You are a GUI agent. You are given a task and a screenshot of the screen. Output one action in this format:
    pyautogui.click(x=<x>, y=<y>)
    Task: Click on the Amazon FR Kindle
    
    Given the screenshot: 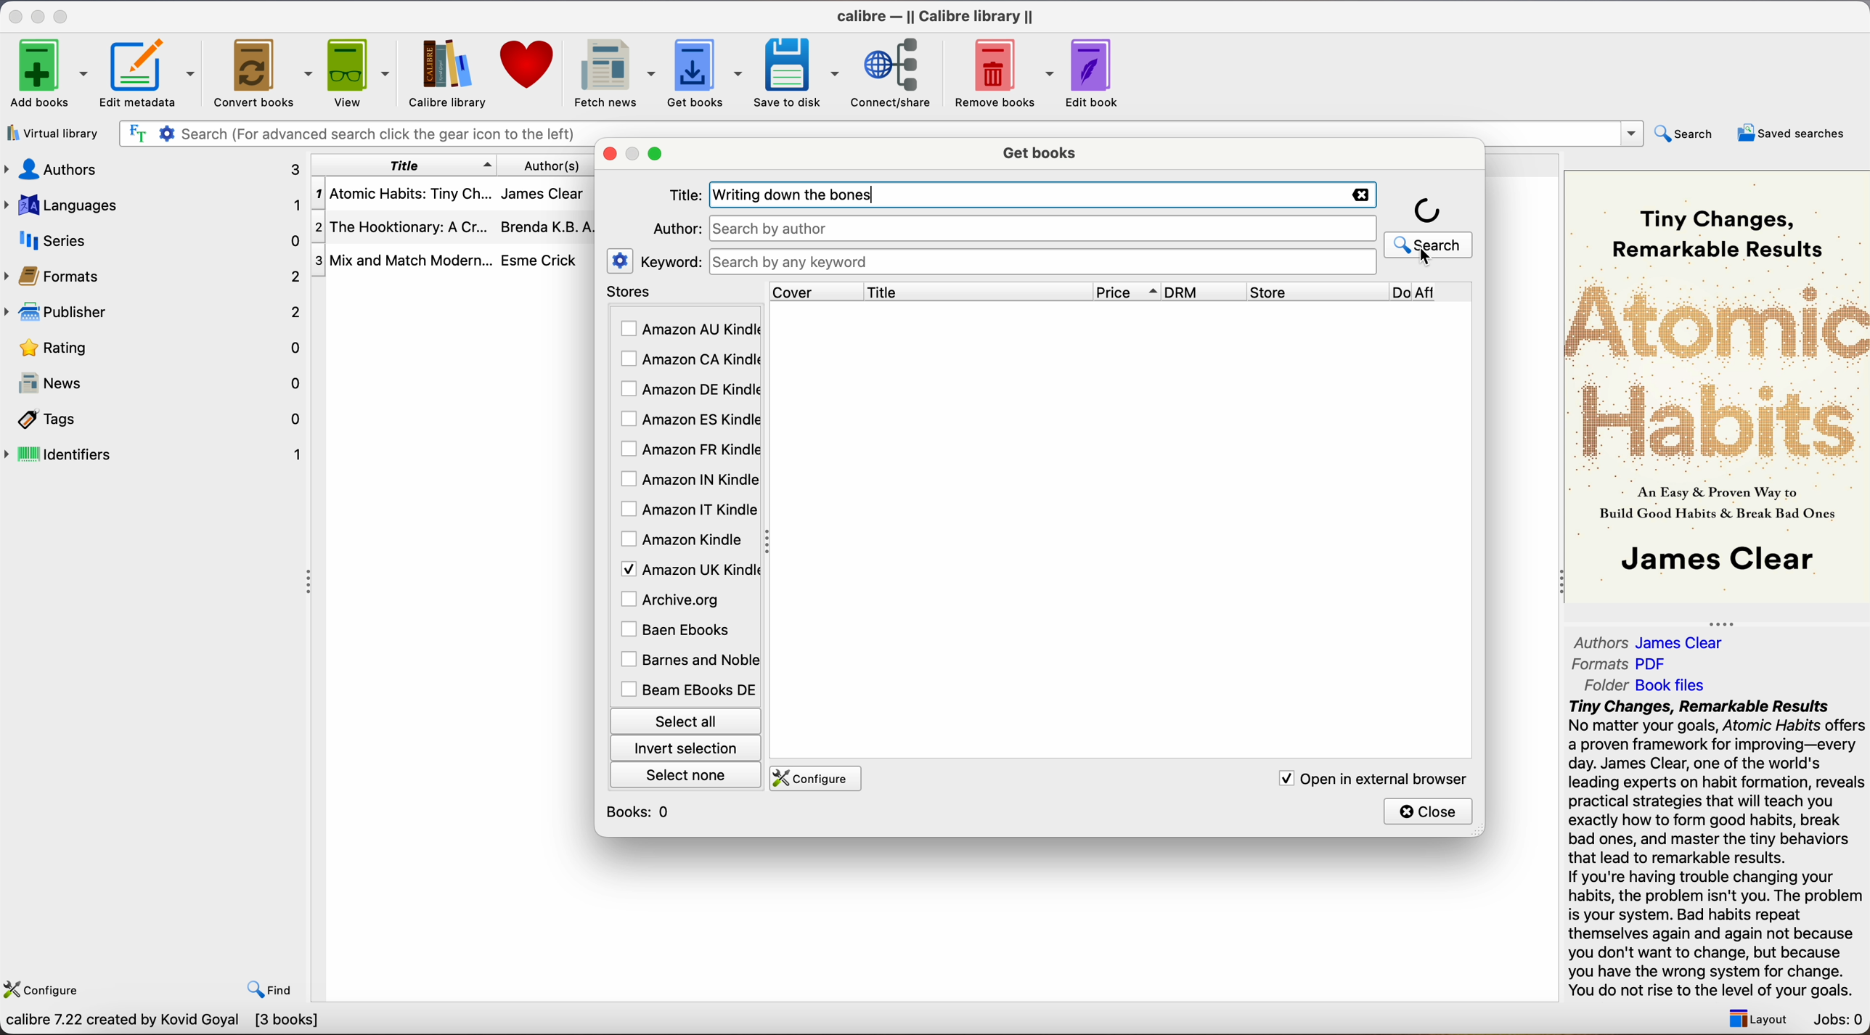 What is the action you would take?
    pyautogui.click(x=688, y=448)
    